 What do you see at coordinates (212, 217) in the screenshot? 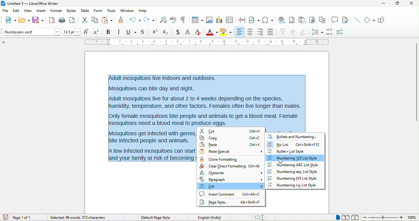
I see `English (India)` at bounding box center [212, 217].